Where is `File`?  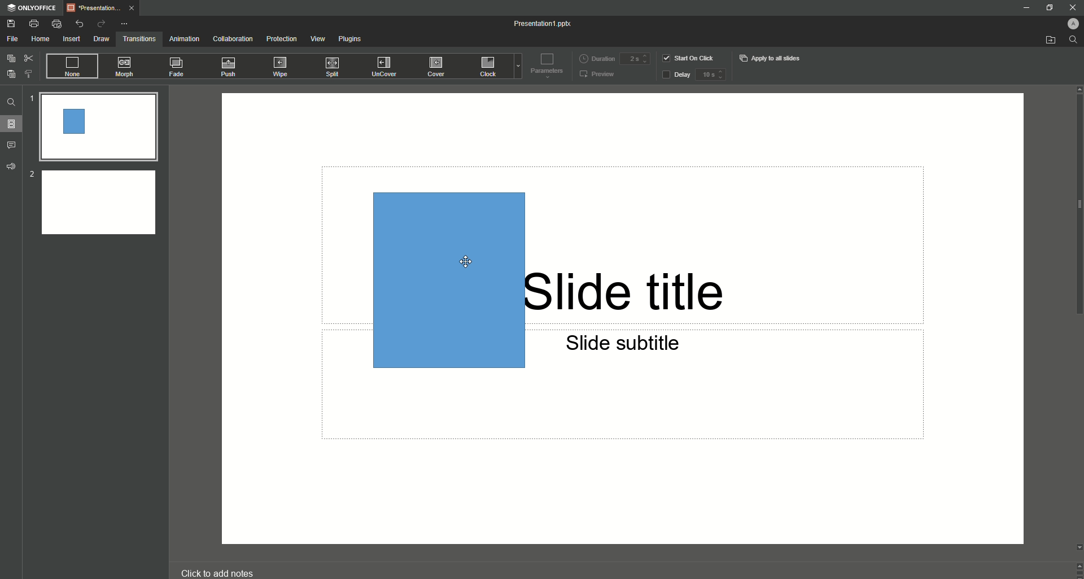 File is located at coordinates (12, 39).